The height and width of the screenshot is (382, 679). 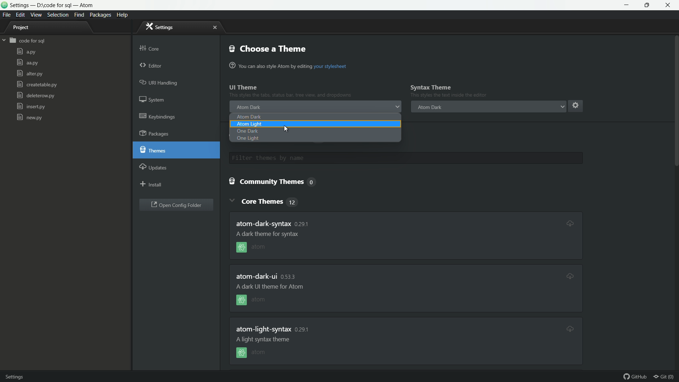 I want to click on packages, so click(x=156, y=134).